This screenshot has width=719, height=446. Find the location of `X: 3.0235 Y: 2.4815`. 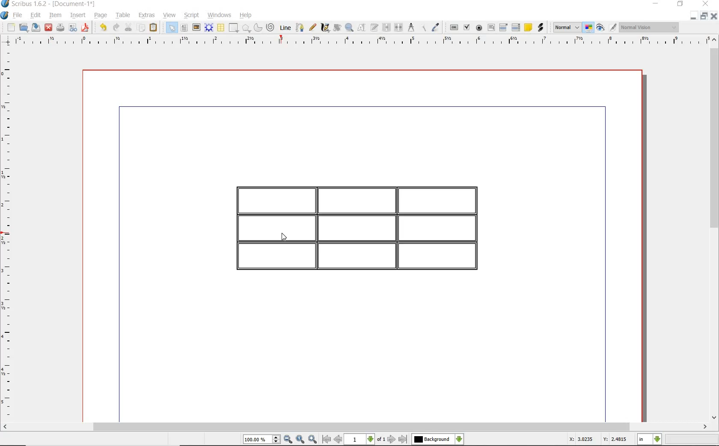

X: 3.0235 Y: 2.4815 is located at coordinates (597, 439).